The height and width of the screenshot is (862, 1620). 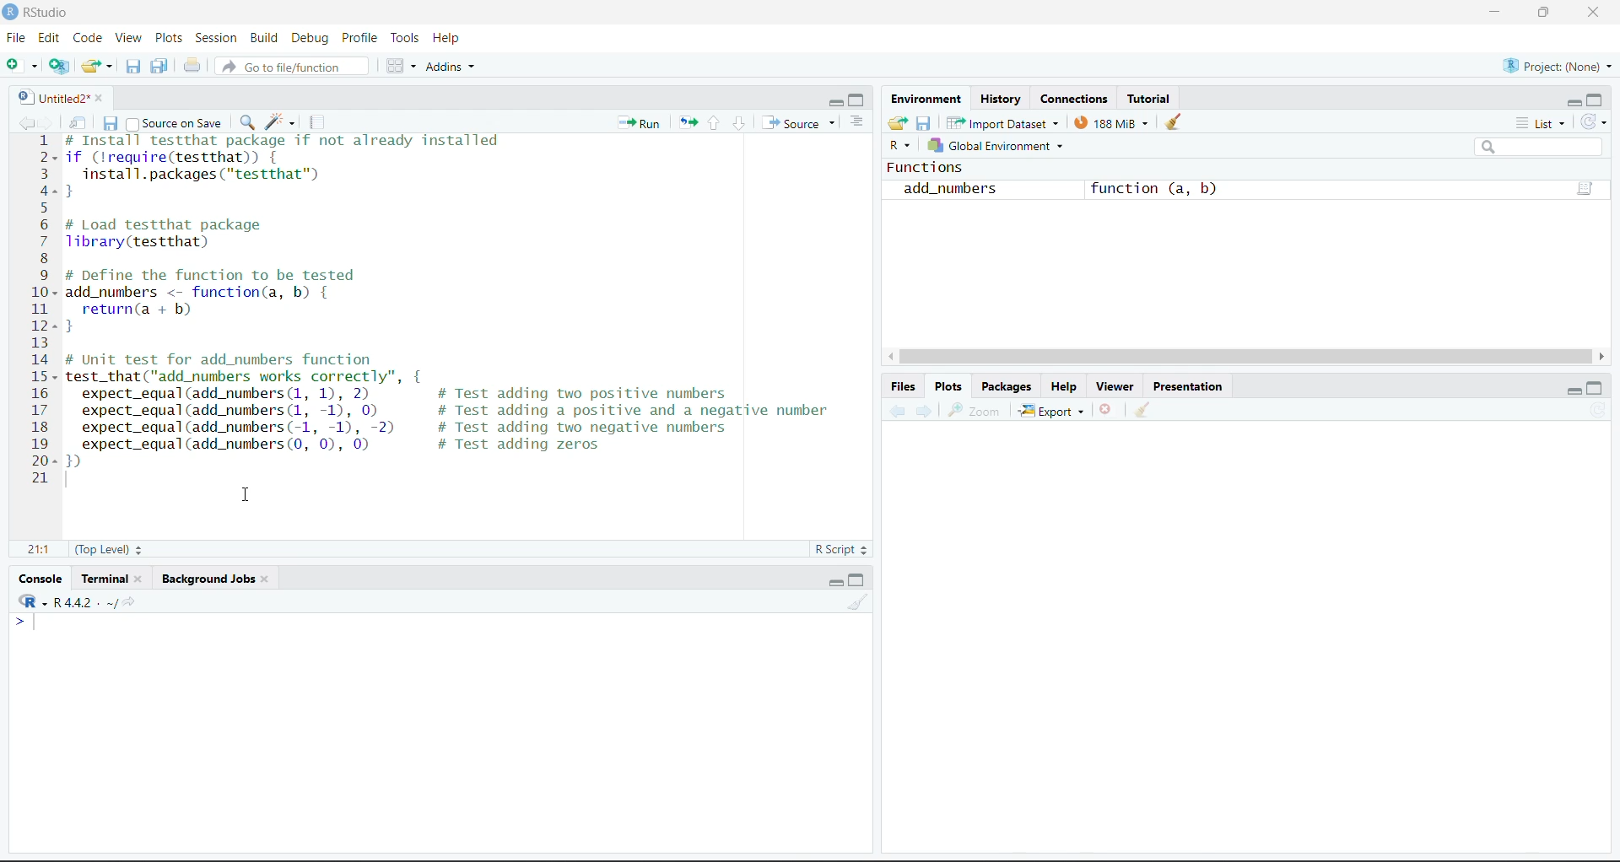 What do you see at coordinates (100, 98) in the screenshot?
I see `close` at bounding box center [100, 98].